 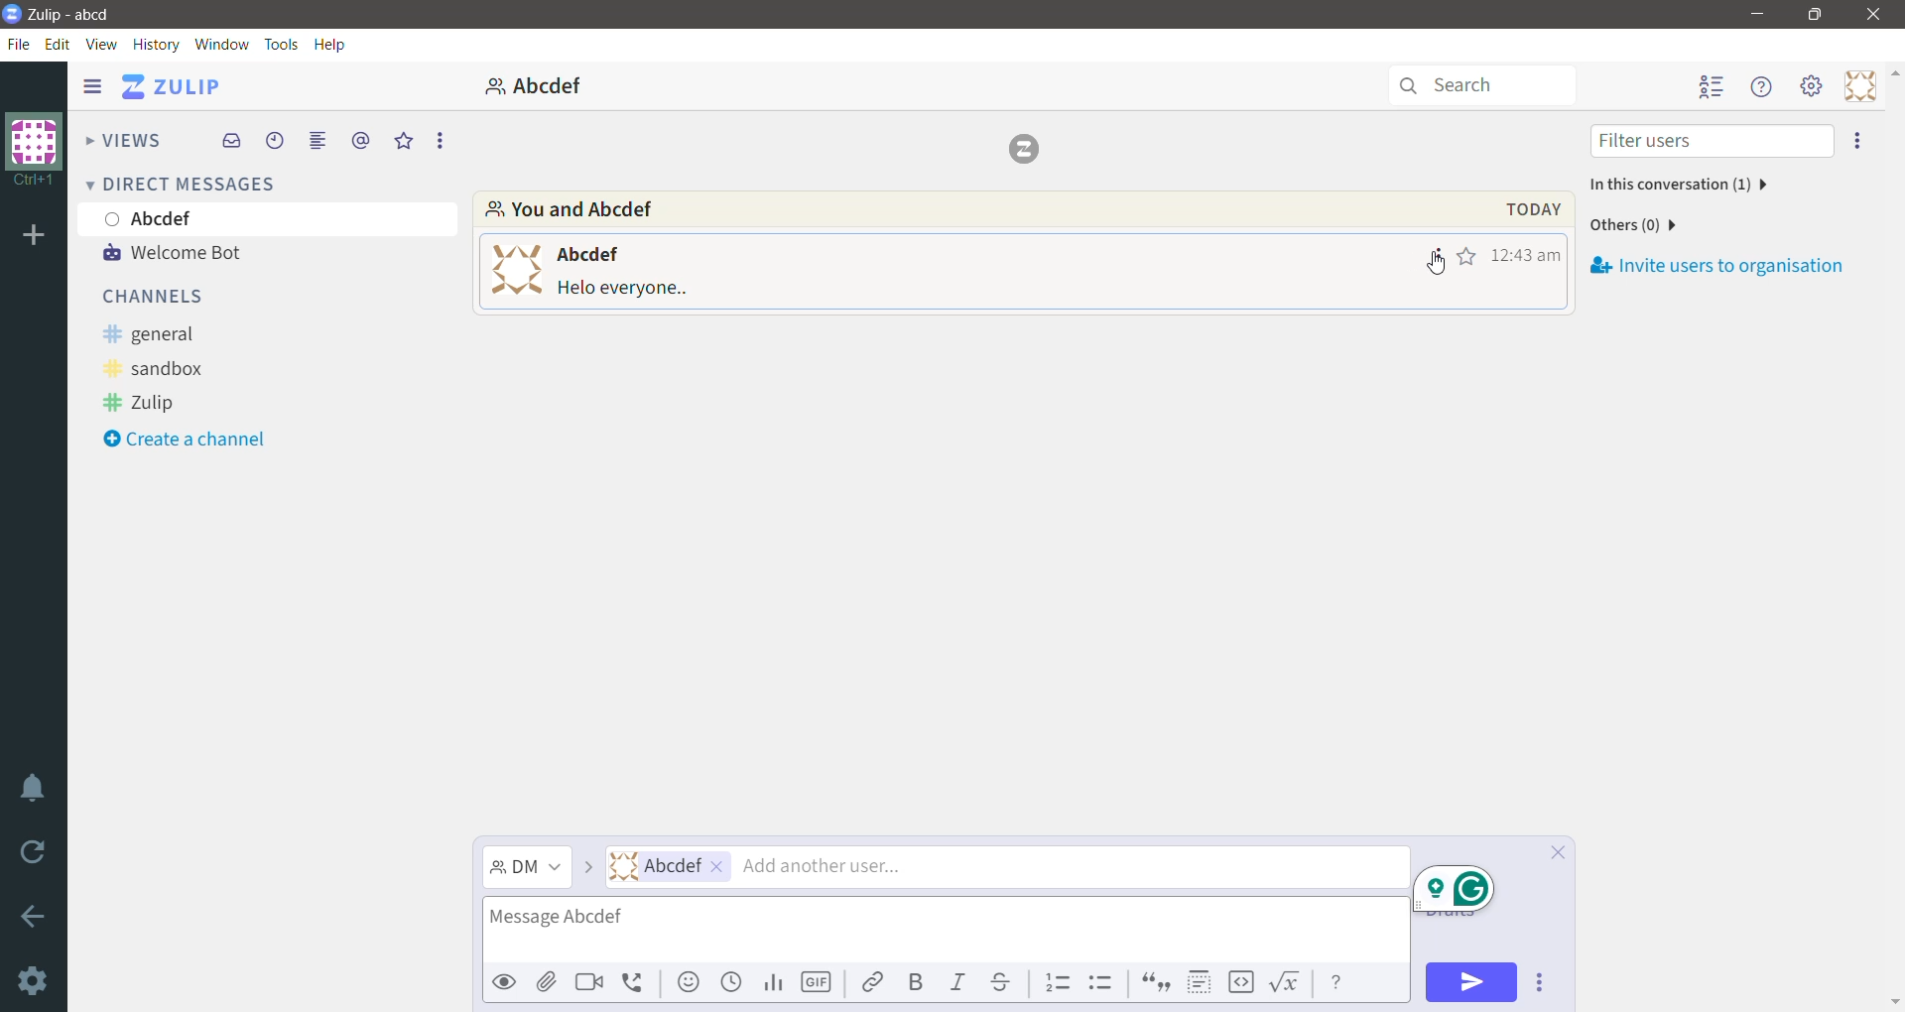 What do you see at coordinates (12, 16) in the screenshot?
I see `Application Logo` at bounding box center [12, 16].